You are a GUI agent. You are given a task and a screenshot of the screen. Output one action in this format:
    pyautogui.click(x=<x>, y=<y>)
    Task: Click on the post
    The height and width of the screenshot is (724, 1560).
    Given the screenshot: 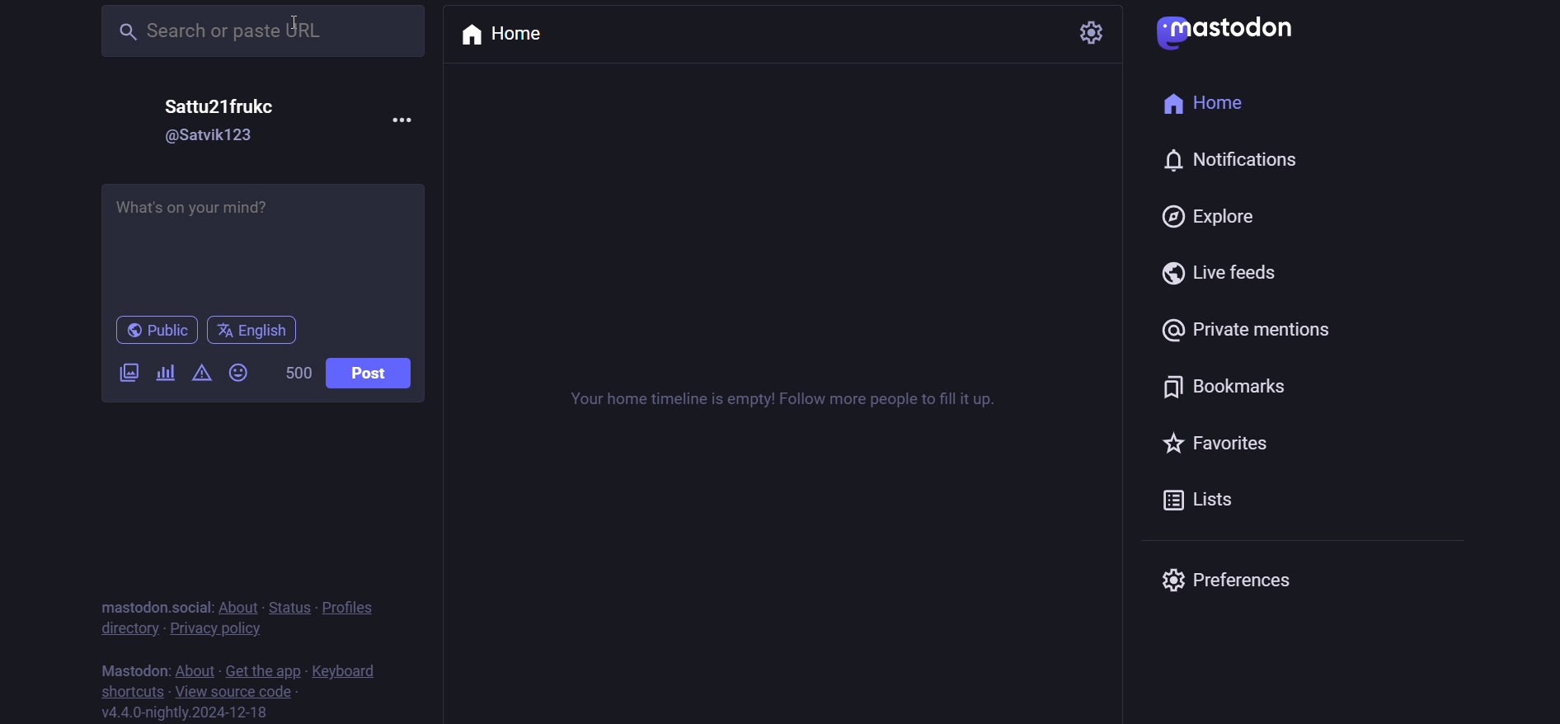 What is the action you would take?
    pyautogui.click(x=369, y=375)
    